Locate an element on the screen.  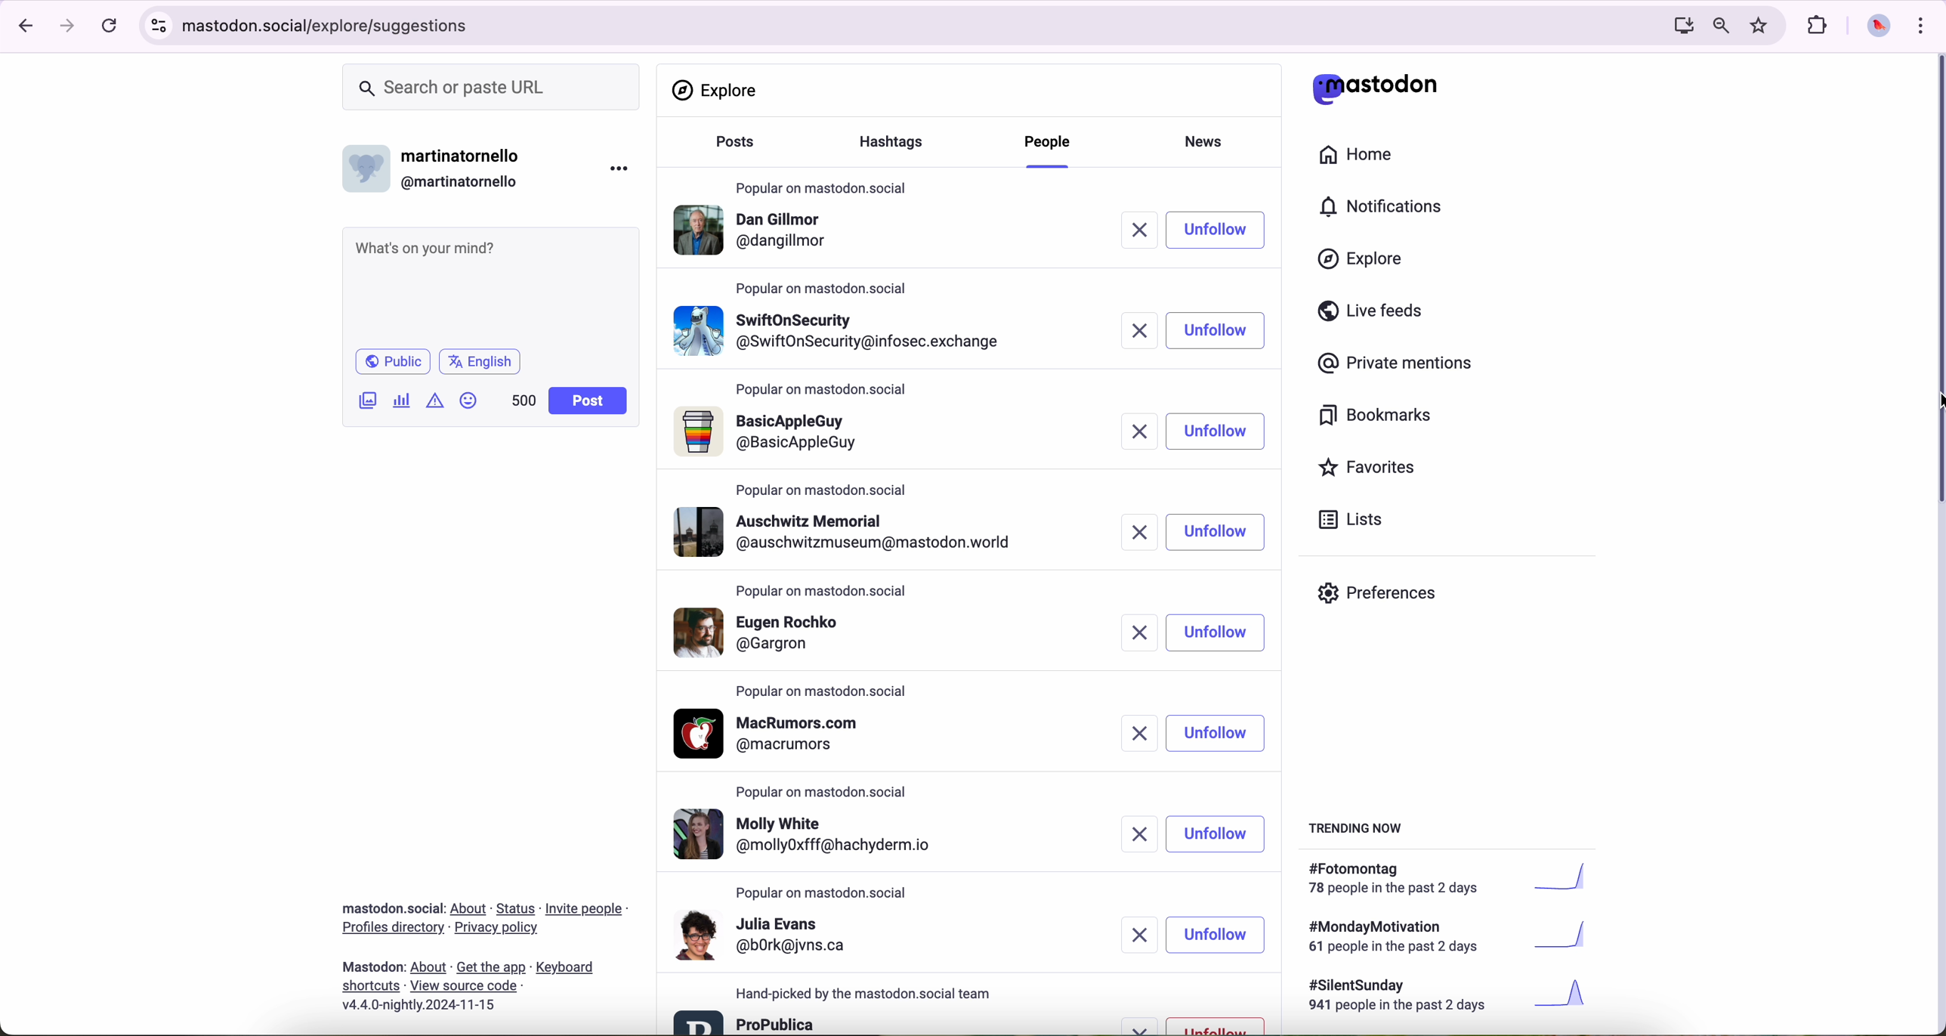
matodon logo is located at coordinates (1376, 88).